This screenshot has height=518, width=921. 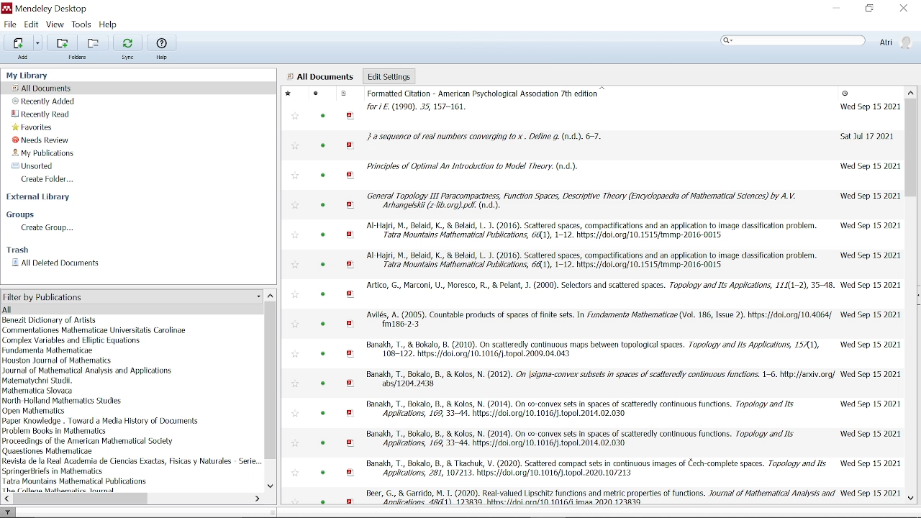 What do you see at coordinates (50, 320) in the screenshot?
I see `author` at bounding box center [50, 320].